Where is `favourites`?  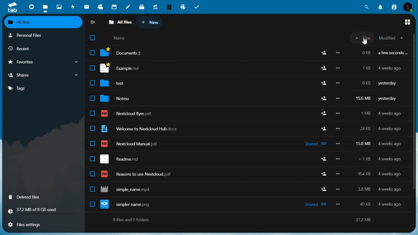
favourites is located at coordinates (42, 63).